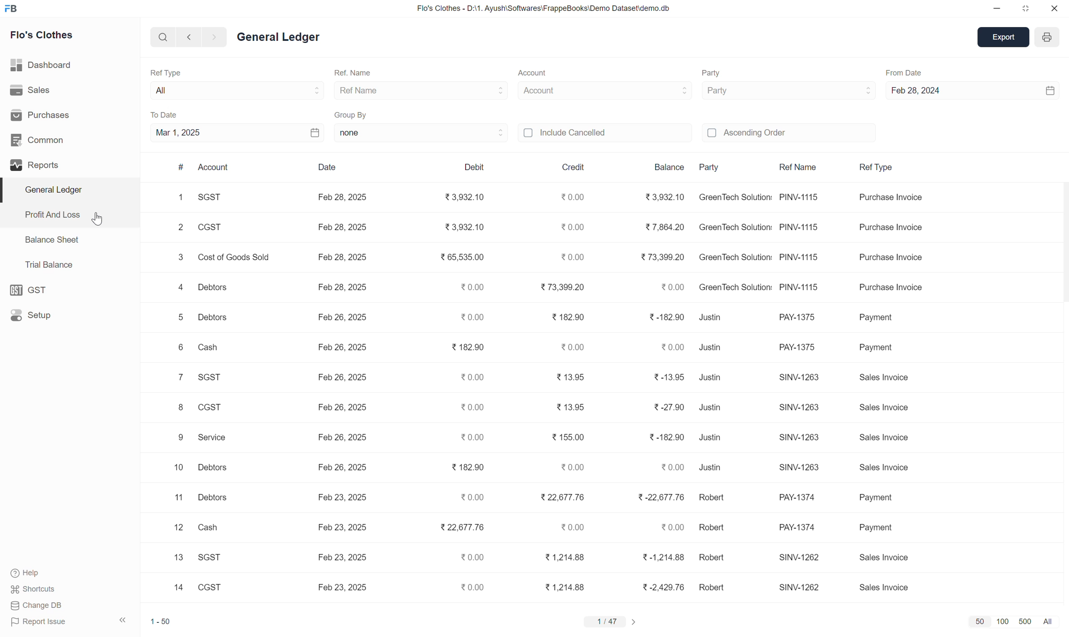 This screenshot has width=1069, height=637. Describe the element at coordinates (563, 557) in the screenshot. I see `₹1,214.88` at that location.